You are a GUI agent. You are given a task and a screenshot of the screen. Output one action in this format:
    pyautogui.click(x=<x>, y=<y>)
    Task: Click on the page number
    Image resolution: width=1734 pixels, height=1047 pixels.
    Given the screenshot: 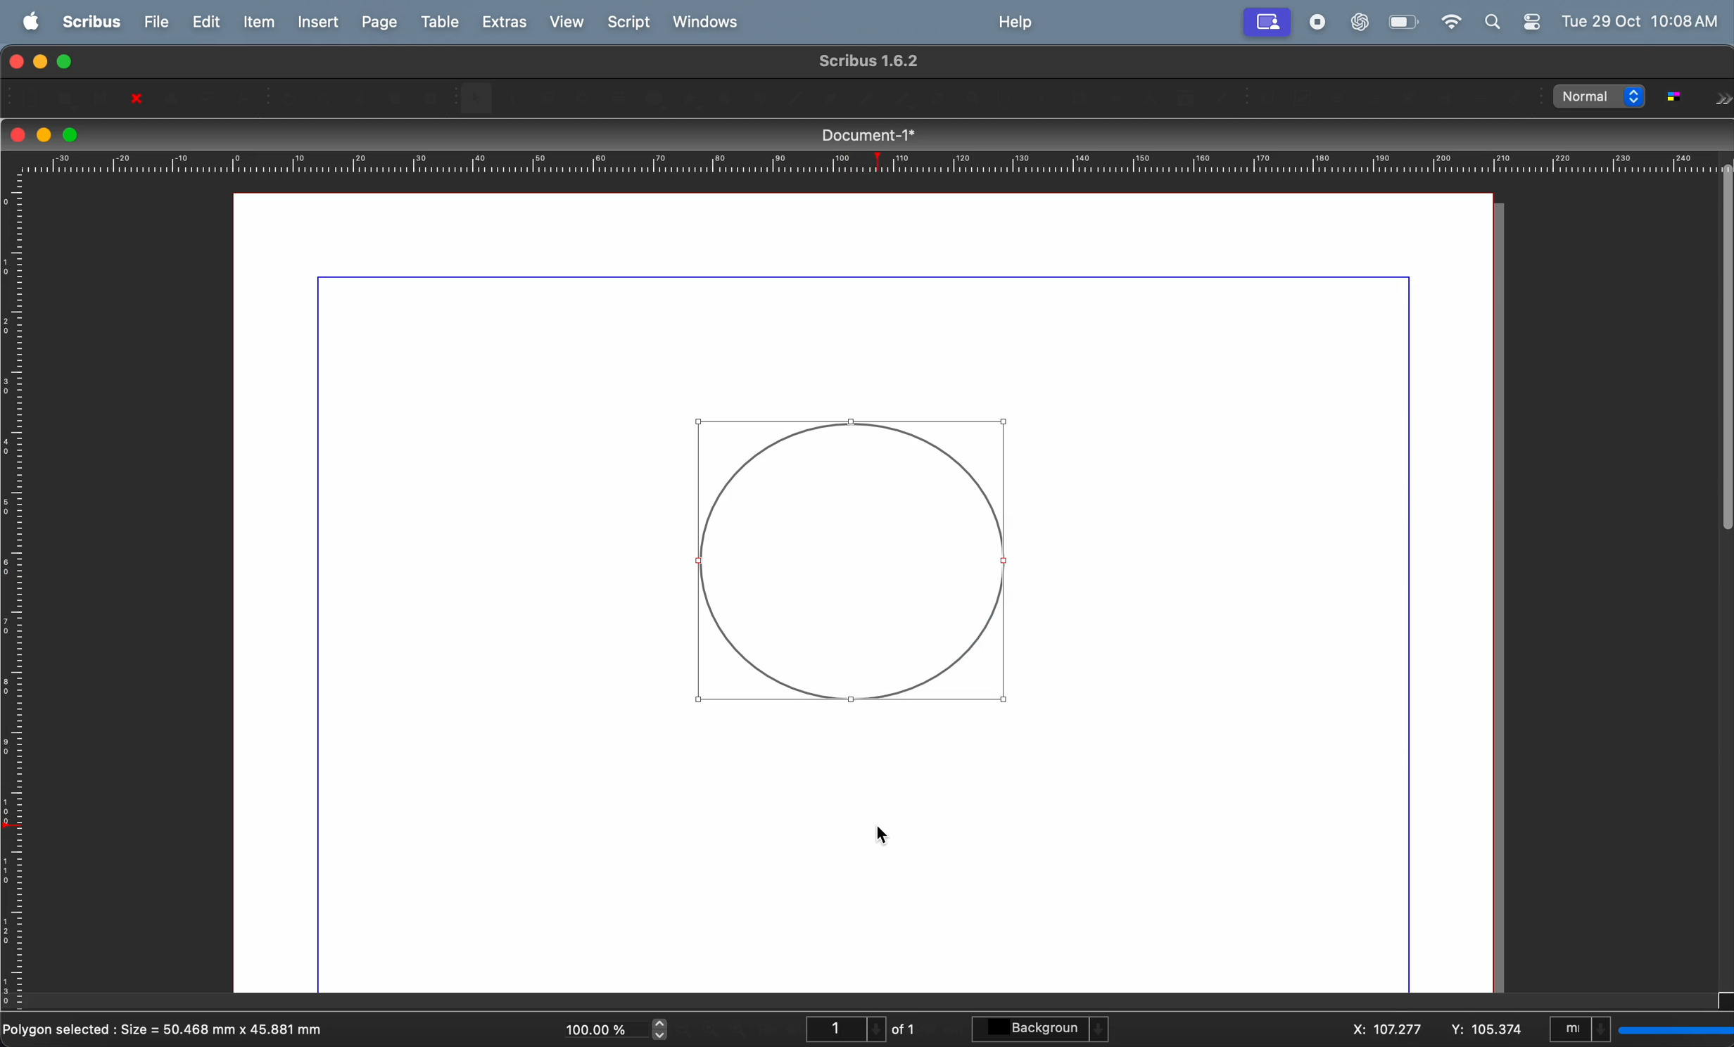 What is the action you would take?
    pyautogui.click(x=860, y=1029)
    